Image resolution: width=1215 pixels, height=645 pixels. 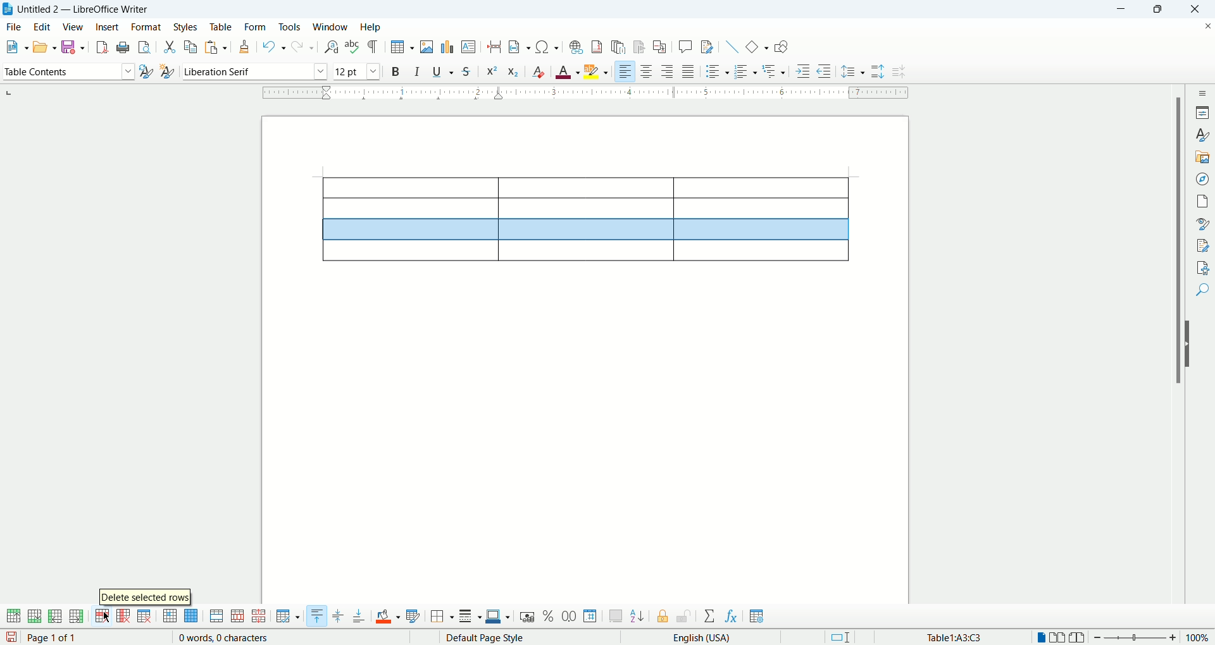 I want to click on align top, so click(x=317, y=616).